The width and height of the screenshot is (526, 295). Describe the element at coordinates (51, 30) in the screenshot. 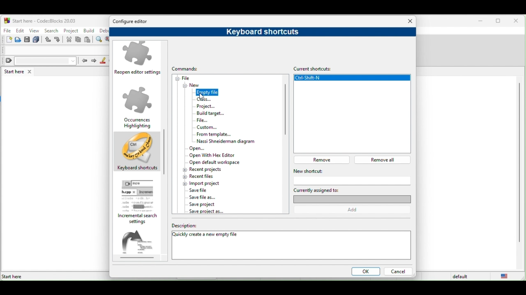

I see `search` at that location.